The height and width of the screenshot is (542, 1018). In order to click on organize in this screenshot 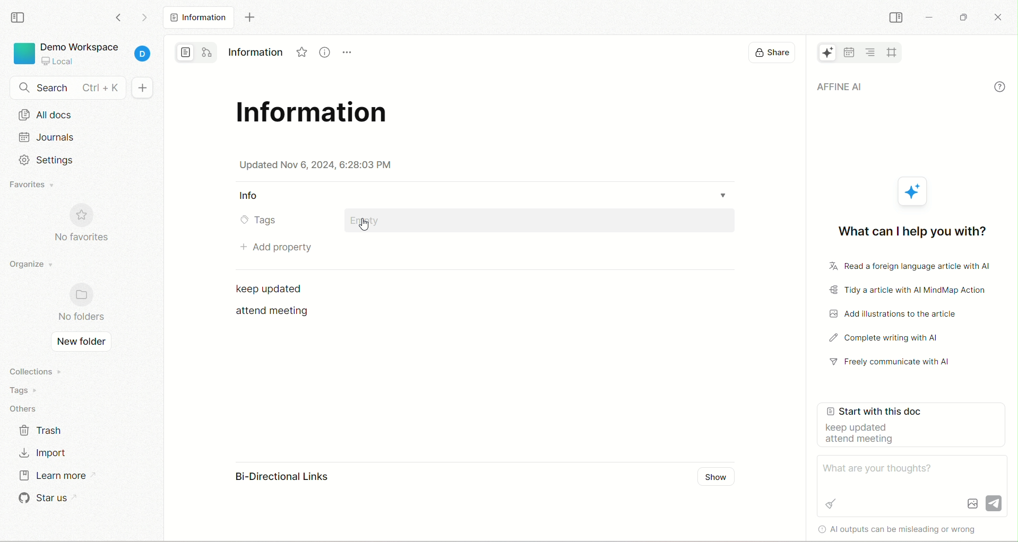, I will do `click(30, 268)`.